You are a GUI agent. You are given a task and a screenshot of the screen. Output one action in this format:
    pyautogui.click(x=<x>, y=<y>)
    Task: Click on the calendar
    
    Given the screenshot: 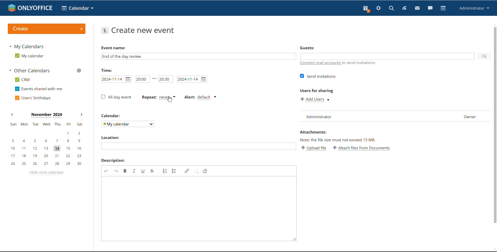 What is the action you would take?
    pyautogui.click(x=443, y=8)
    